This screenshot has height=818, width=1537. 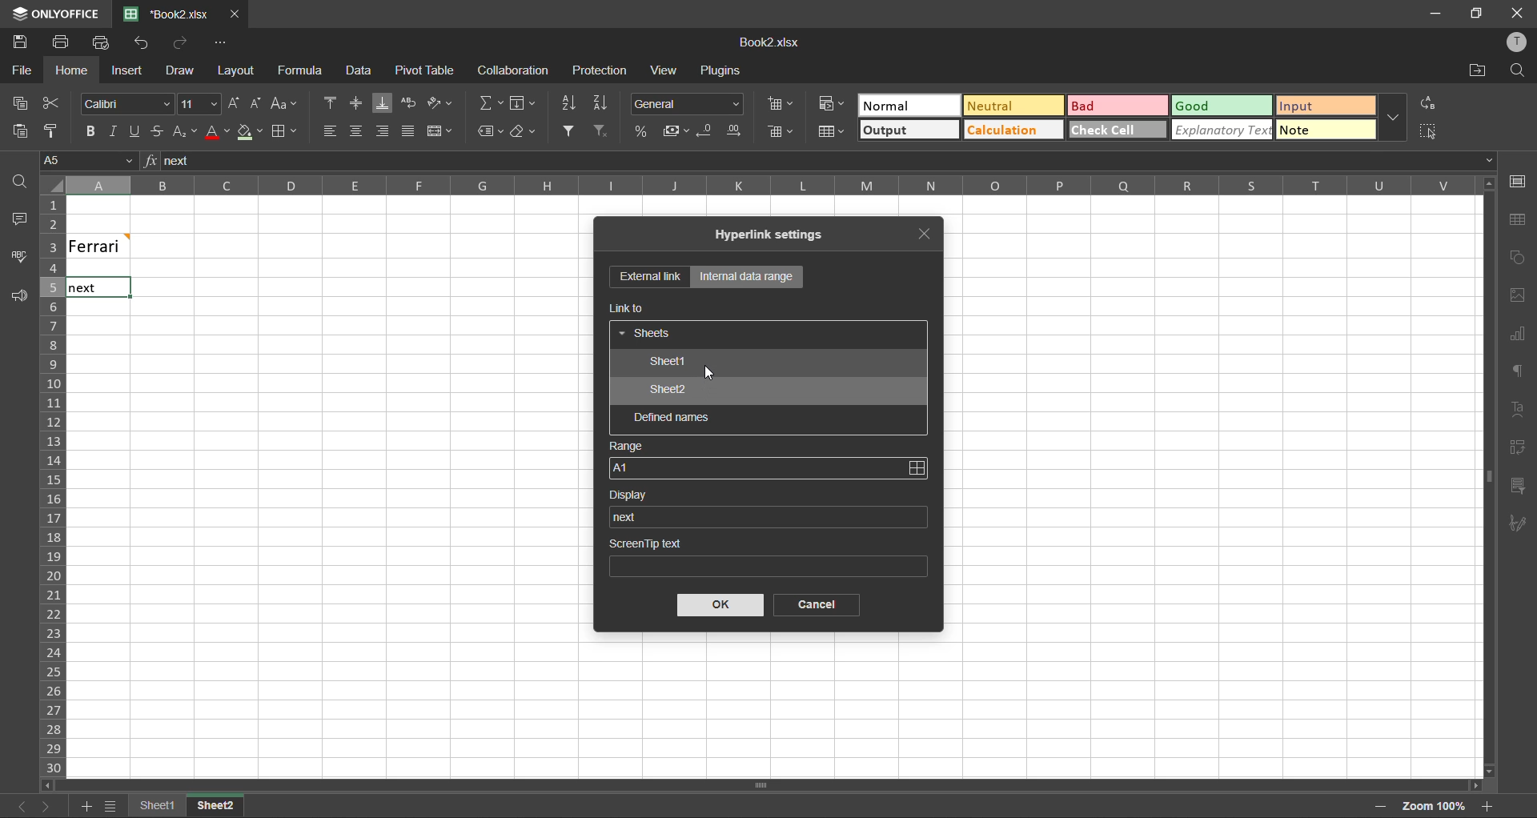 What do you see at coordinates (1431, 13) in the screenshot?
I see `minimize` at bounding box center [1431, 13].